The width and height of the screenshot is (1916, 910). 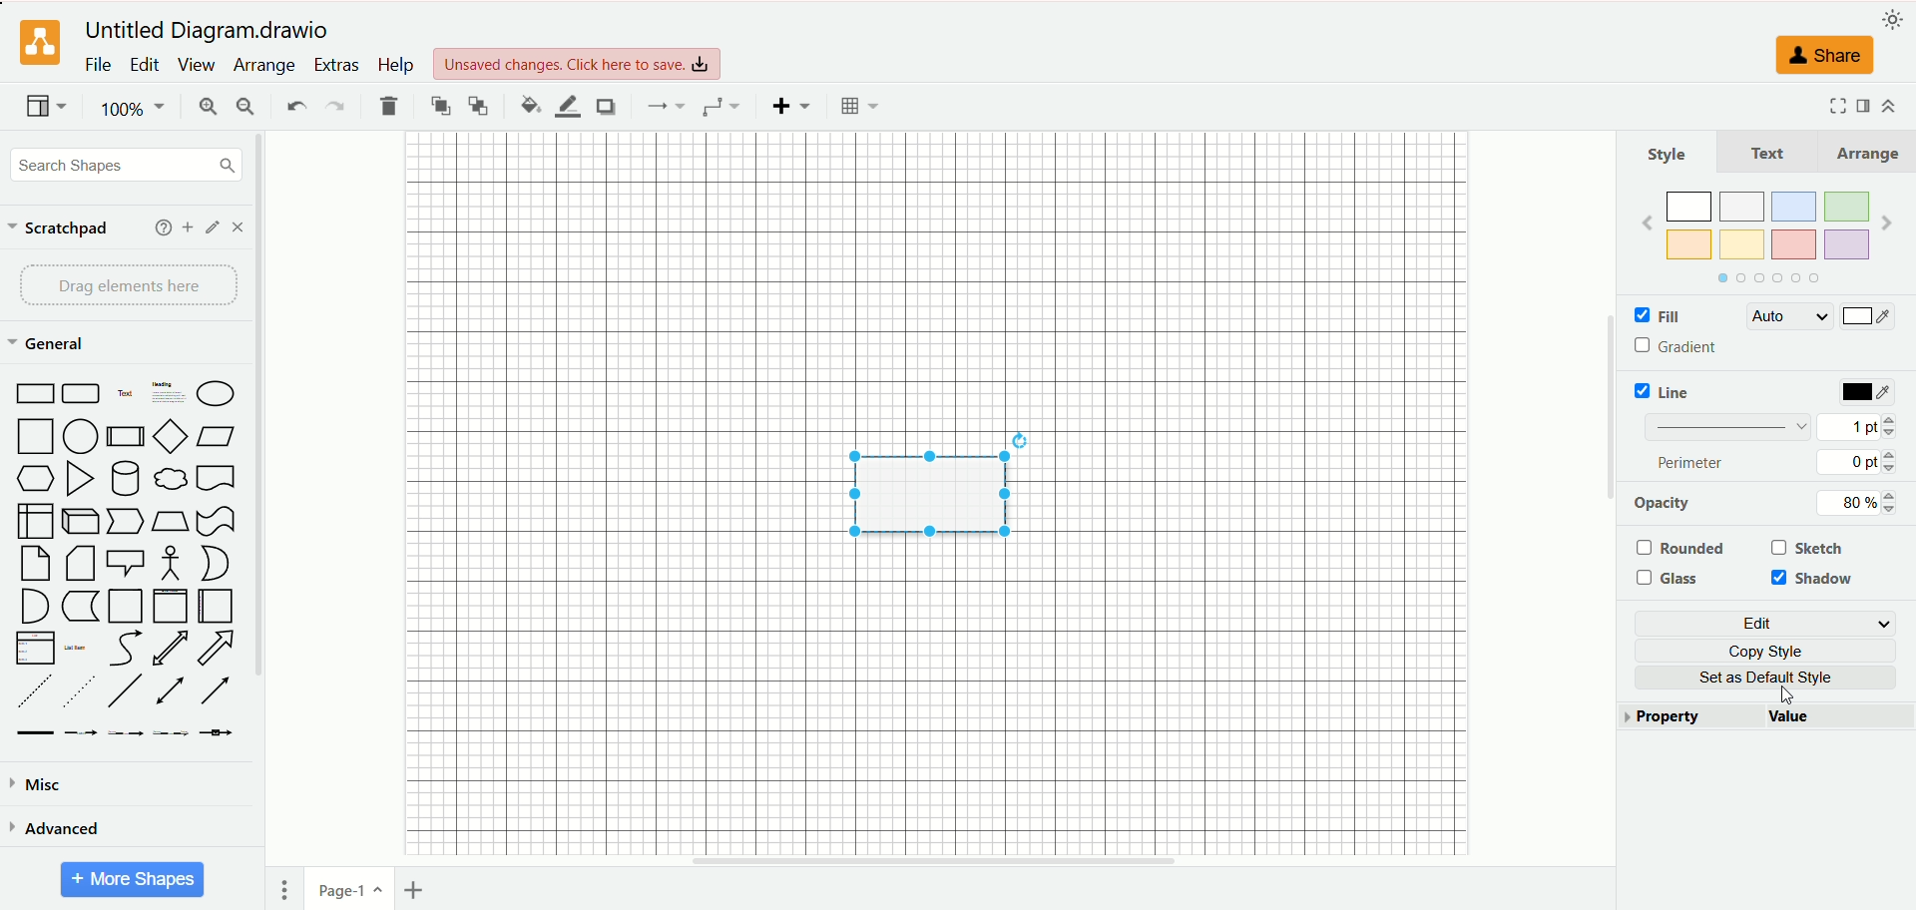 What do you see at coordinates (47, 108) in the screenshot?
I see `view` at bounding box center [47, 108].